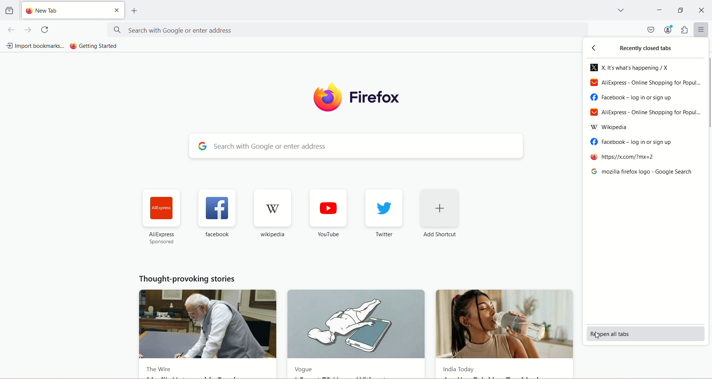  What do you see at coordinates (188, 279) in the screenshot?
I see `thought provoking stories` at bounding box center [188, 279].